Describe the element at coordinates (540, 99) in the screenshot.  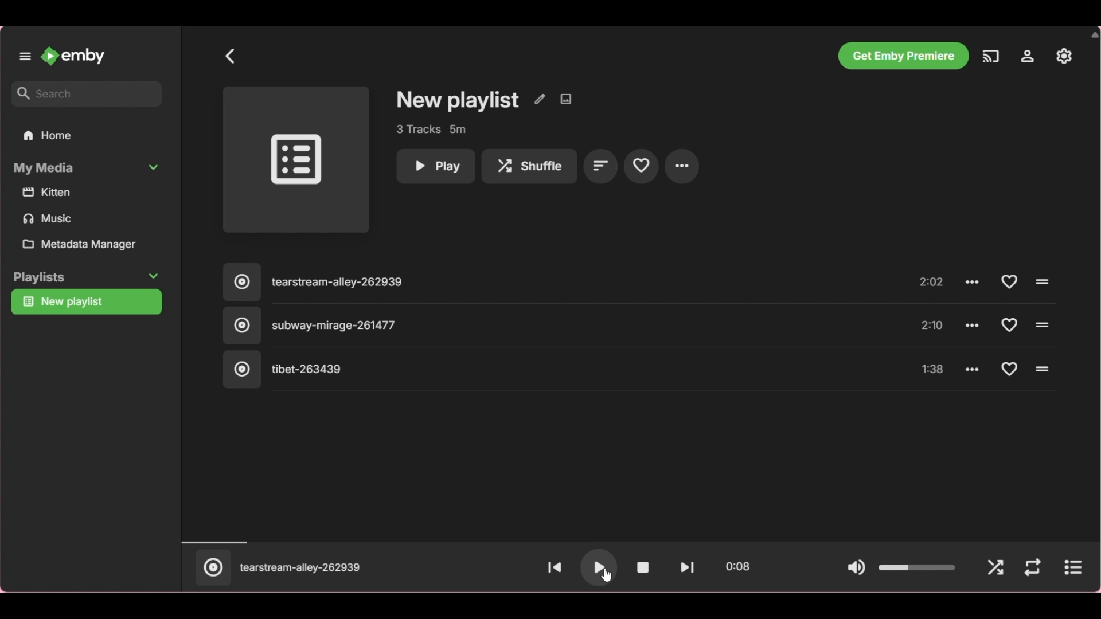
I see `Edit metadata` at that location.